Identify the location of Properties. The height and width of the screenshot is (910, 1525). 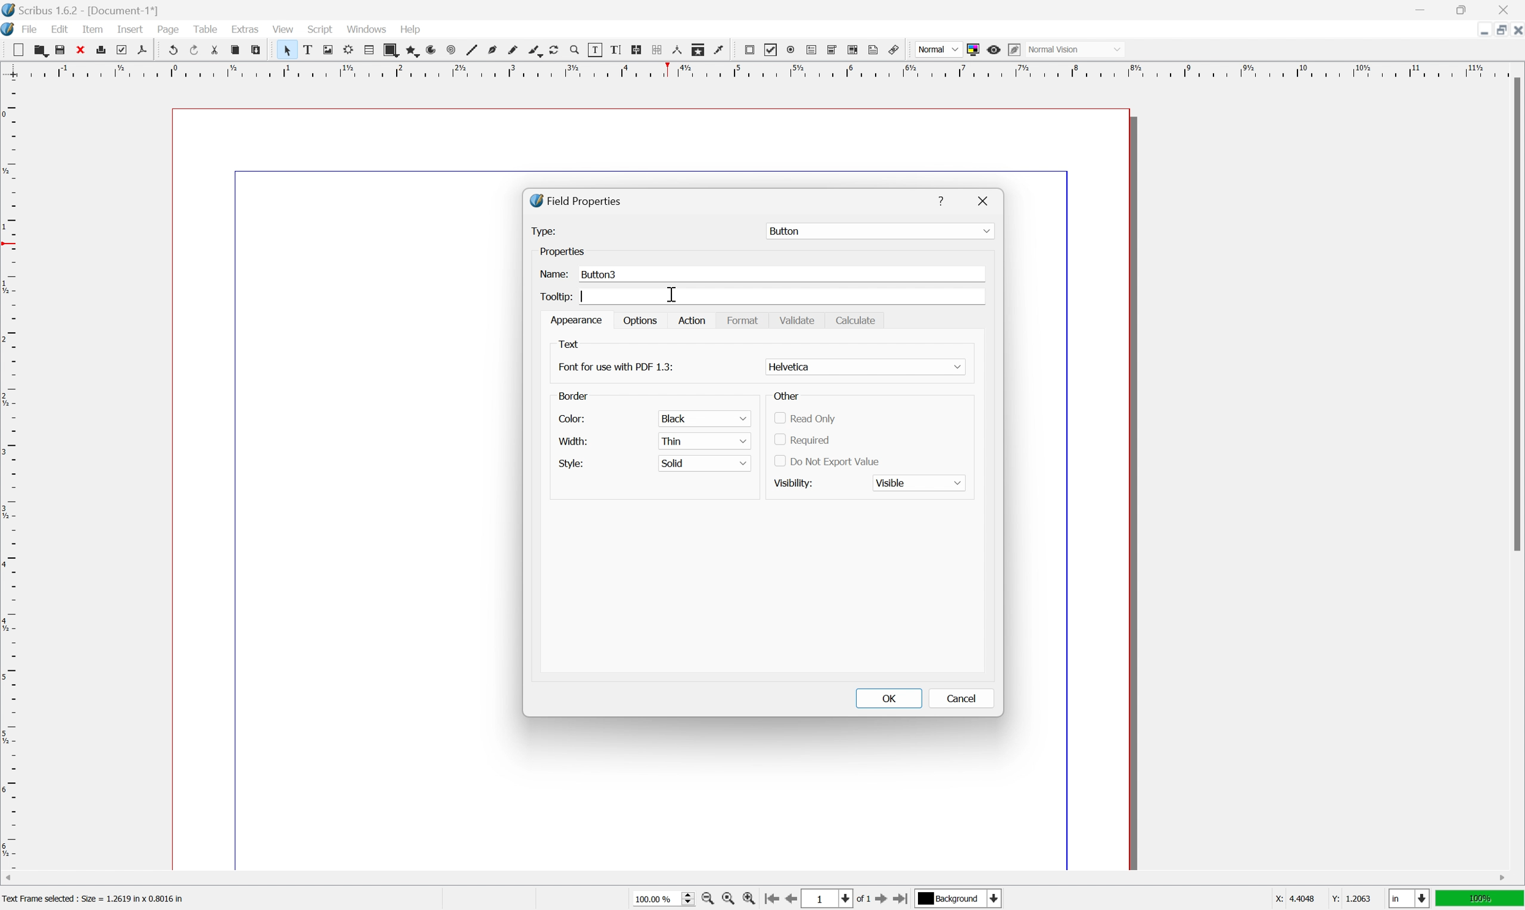
(588, 250).